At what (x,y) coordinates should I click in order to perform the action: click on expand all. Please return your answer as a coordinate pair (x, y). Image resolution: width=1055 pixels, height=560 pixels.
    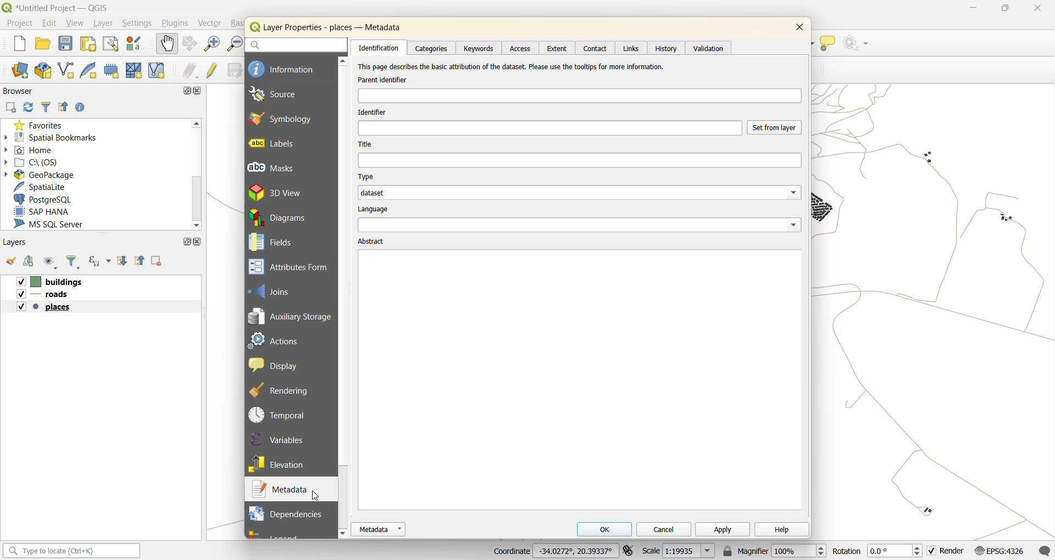
    Looking at the image, I should click on (124, 261).